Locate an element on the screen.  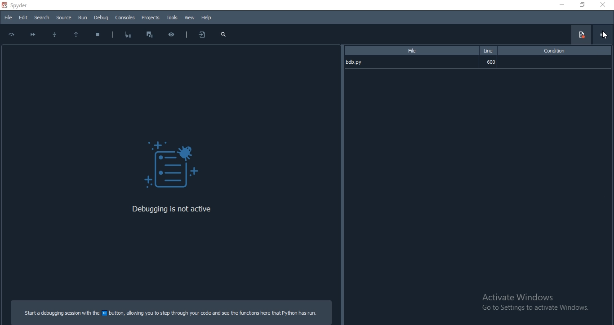
Inspect execution is located at coordinates (171, 35).